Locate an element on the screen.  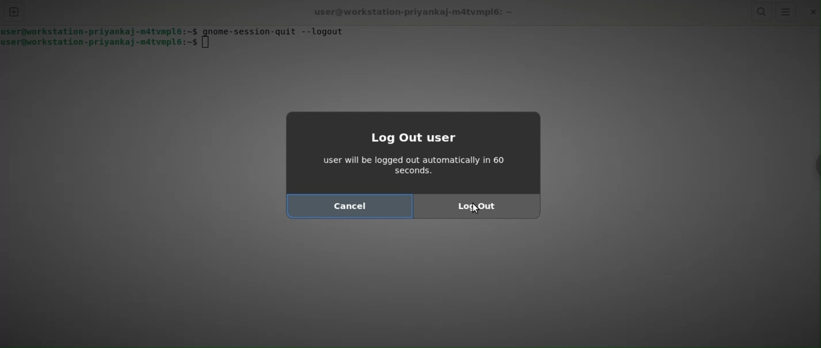
search is located at coordinates (761, 12).